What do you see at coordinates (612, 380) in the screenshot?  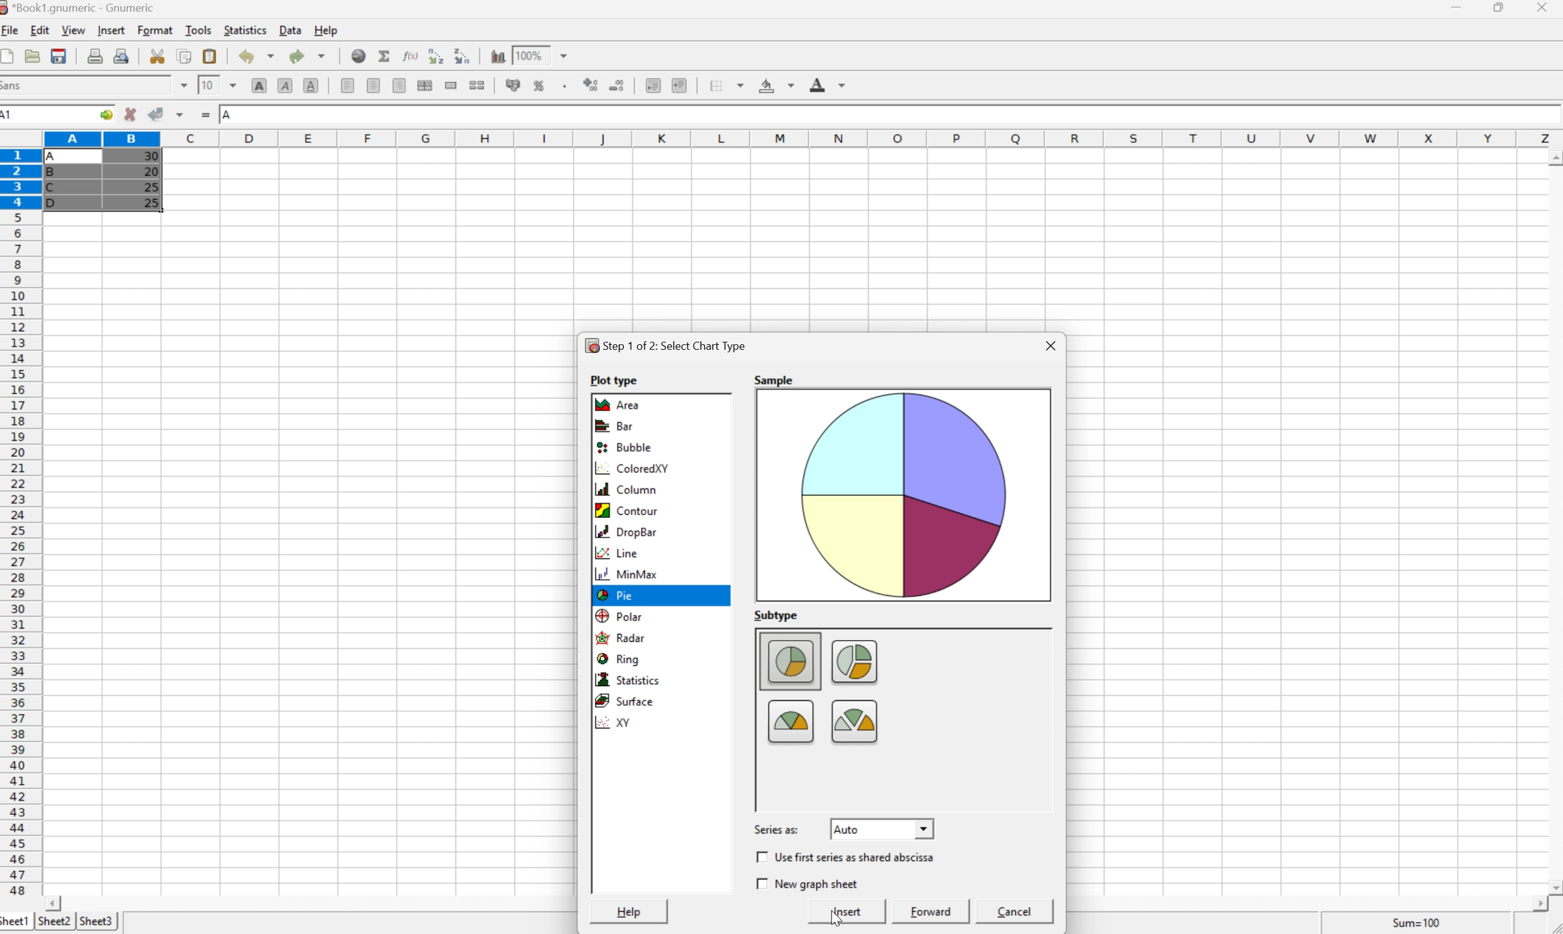 I see `Plot type` at bounding box center [612, 380].